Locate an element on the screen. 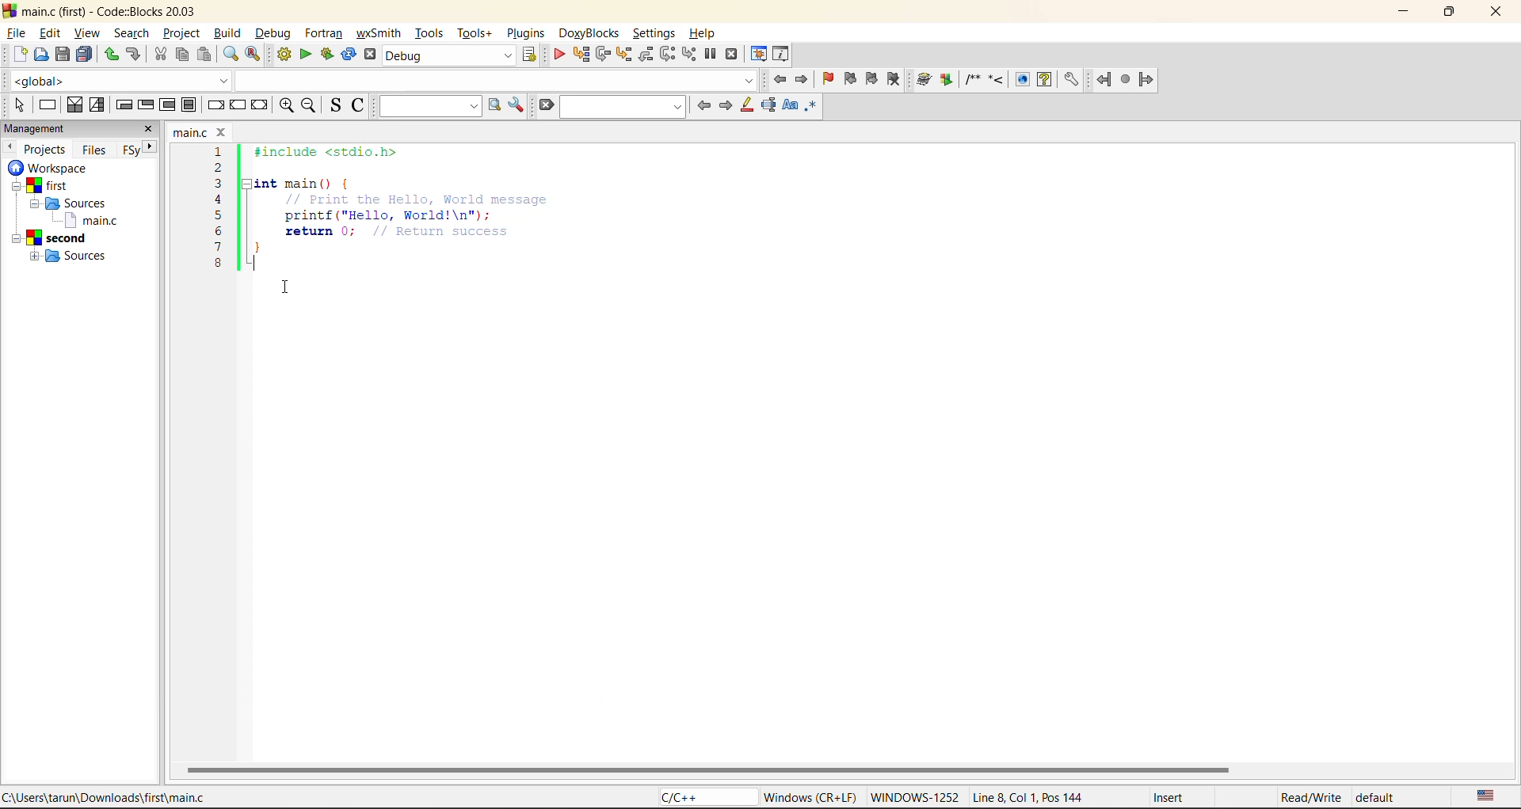 The width and height of the screenshot is (1521, 809). insert is located at coordinates (1172, 797).